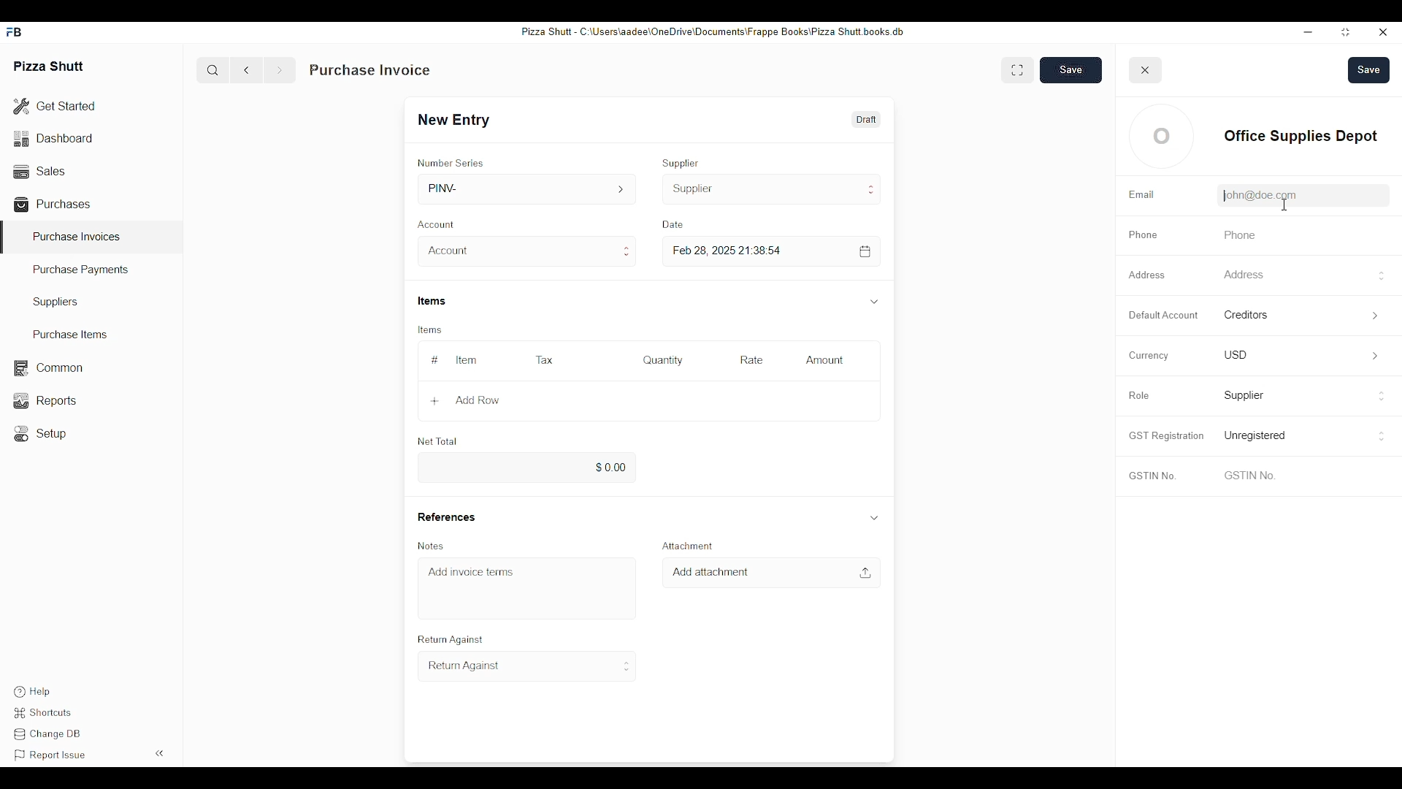 The image size is (1402, 789). Describe the element at coordinates (16, 32) in the screenshot. I see `FB` at that location.